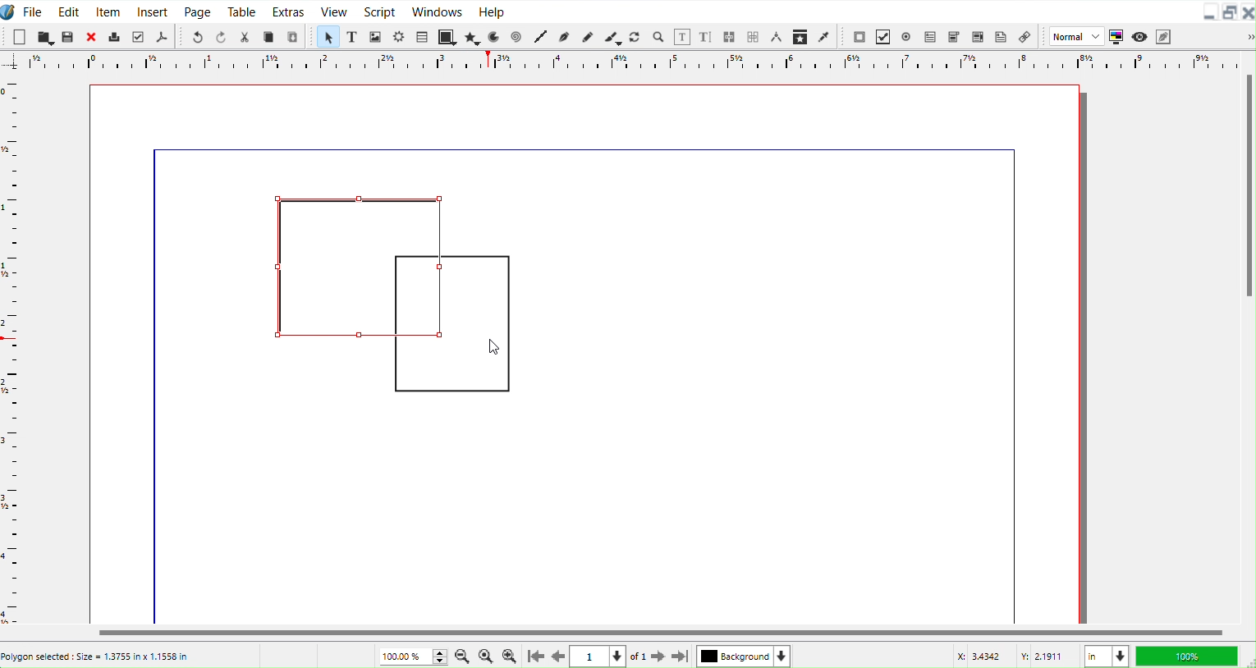  Describe the element at coordinates (559, 657) in the screenshot. I see `Go to previous Page` at that location.